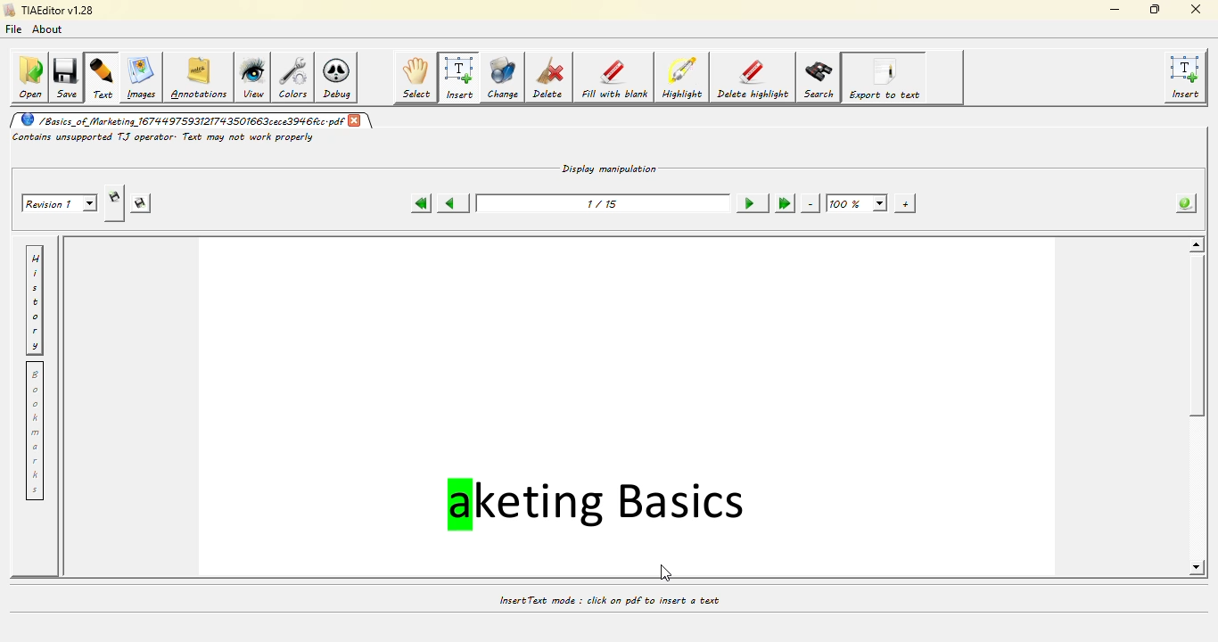 The height and width of the screenshot is (642, 1218). Describe the element at coordinates (610, 599) in the screenshot. I see `Insert Text mode : click on pdf to insert a text` at that location.